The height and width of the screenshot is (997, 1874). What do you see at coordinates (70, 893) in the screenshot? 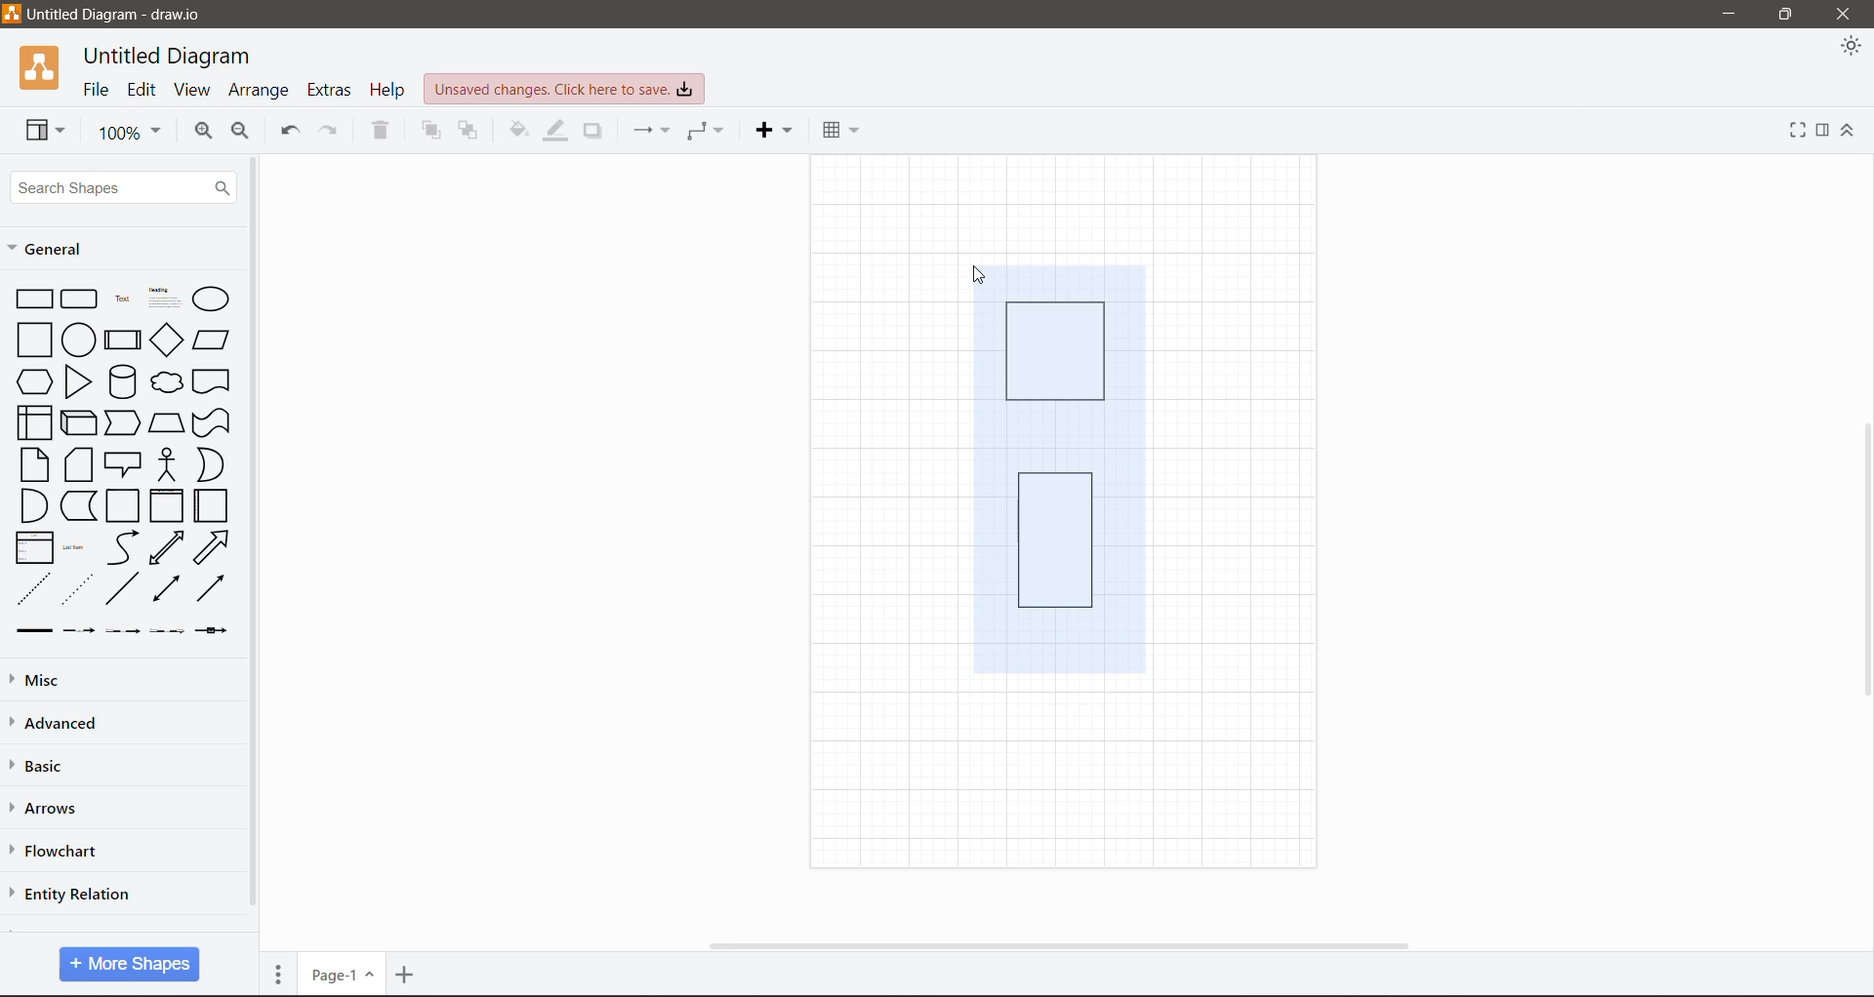
I see `Entity Relation` at bounding box center [70, 893].